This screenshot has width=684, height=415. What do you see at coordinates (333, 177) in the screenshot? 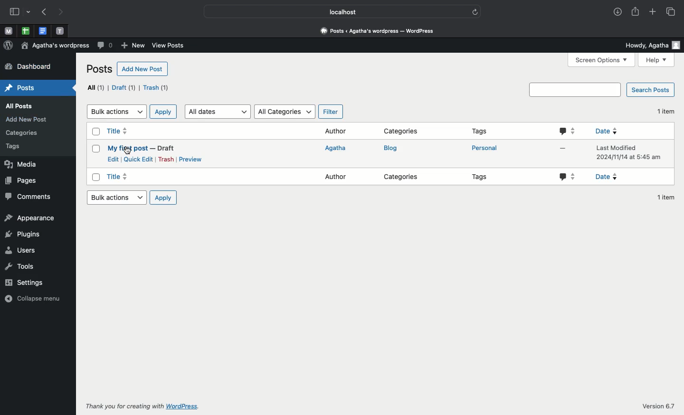
I see `author` at bounding box center [333, 177].